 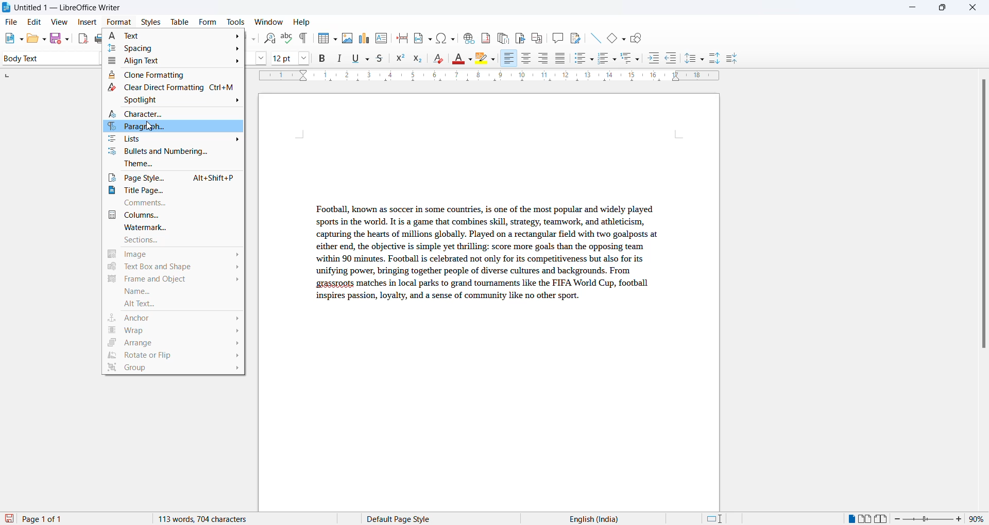 What do you see at coordinates (545, 59) in the screenshot?
I see `text align right` at bounding box center [545, 59].